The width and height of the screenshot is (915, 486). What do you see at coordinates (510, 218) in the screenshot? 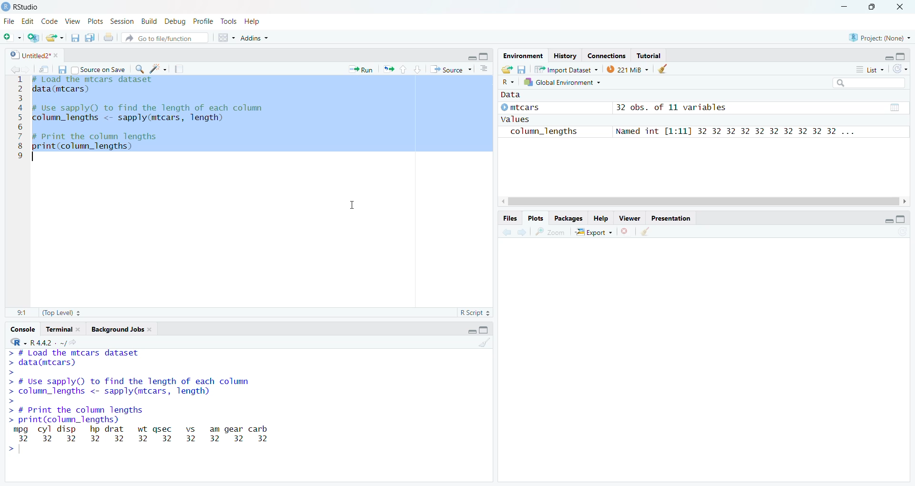
I see `Files` at bounding box center [510, 218].